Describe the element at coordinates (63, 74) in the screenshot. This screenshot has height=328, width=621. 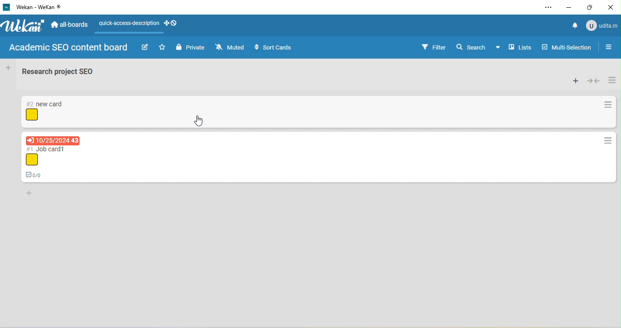
I see `list name: research project SEO` at that location.